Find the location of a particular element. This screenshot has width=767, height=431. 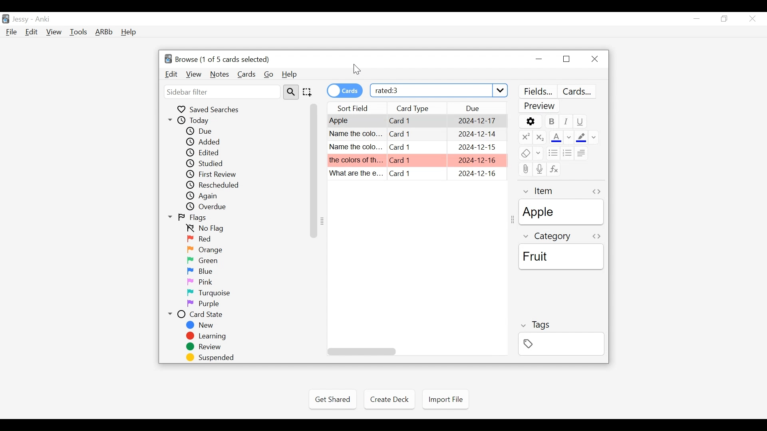

Notes is located at coordinates (219, 75).